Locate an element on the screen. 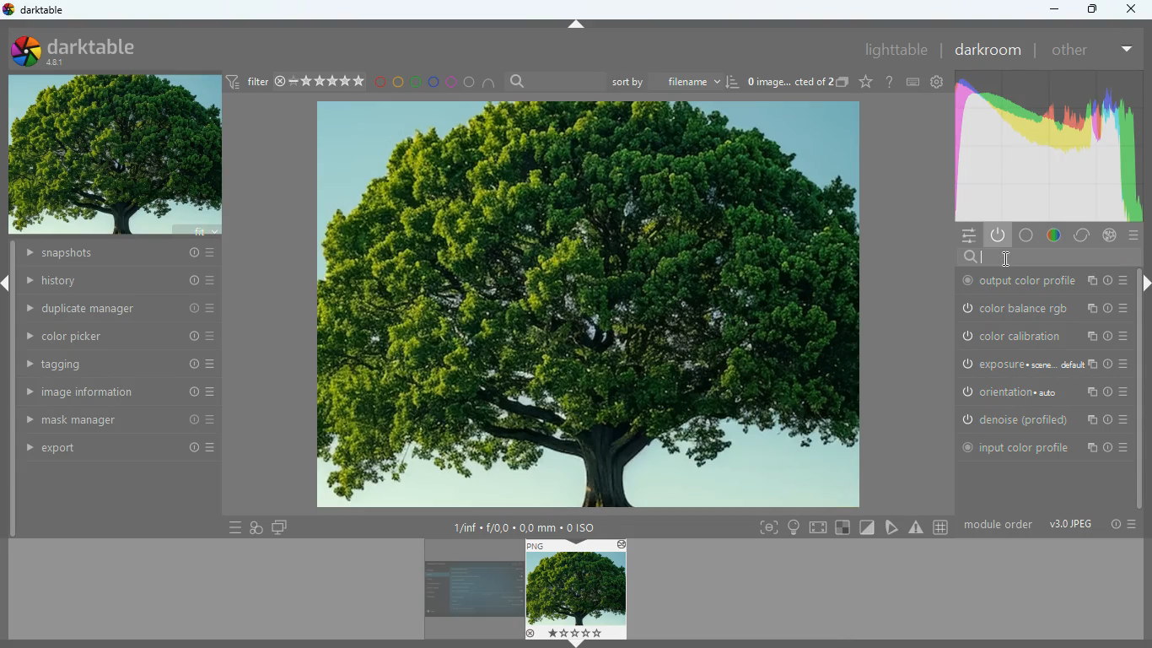 The image size is (1152, 648). diagonal is located at coordinates (867, 528).